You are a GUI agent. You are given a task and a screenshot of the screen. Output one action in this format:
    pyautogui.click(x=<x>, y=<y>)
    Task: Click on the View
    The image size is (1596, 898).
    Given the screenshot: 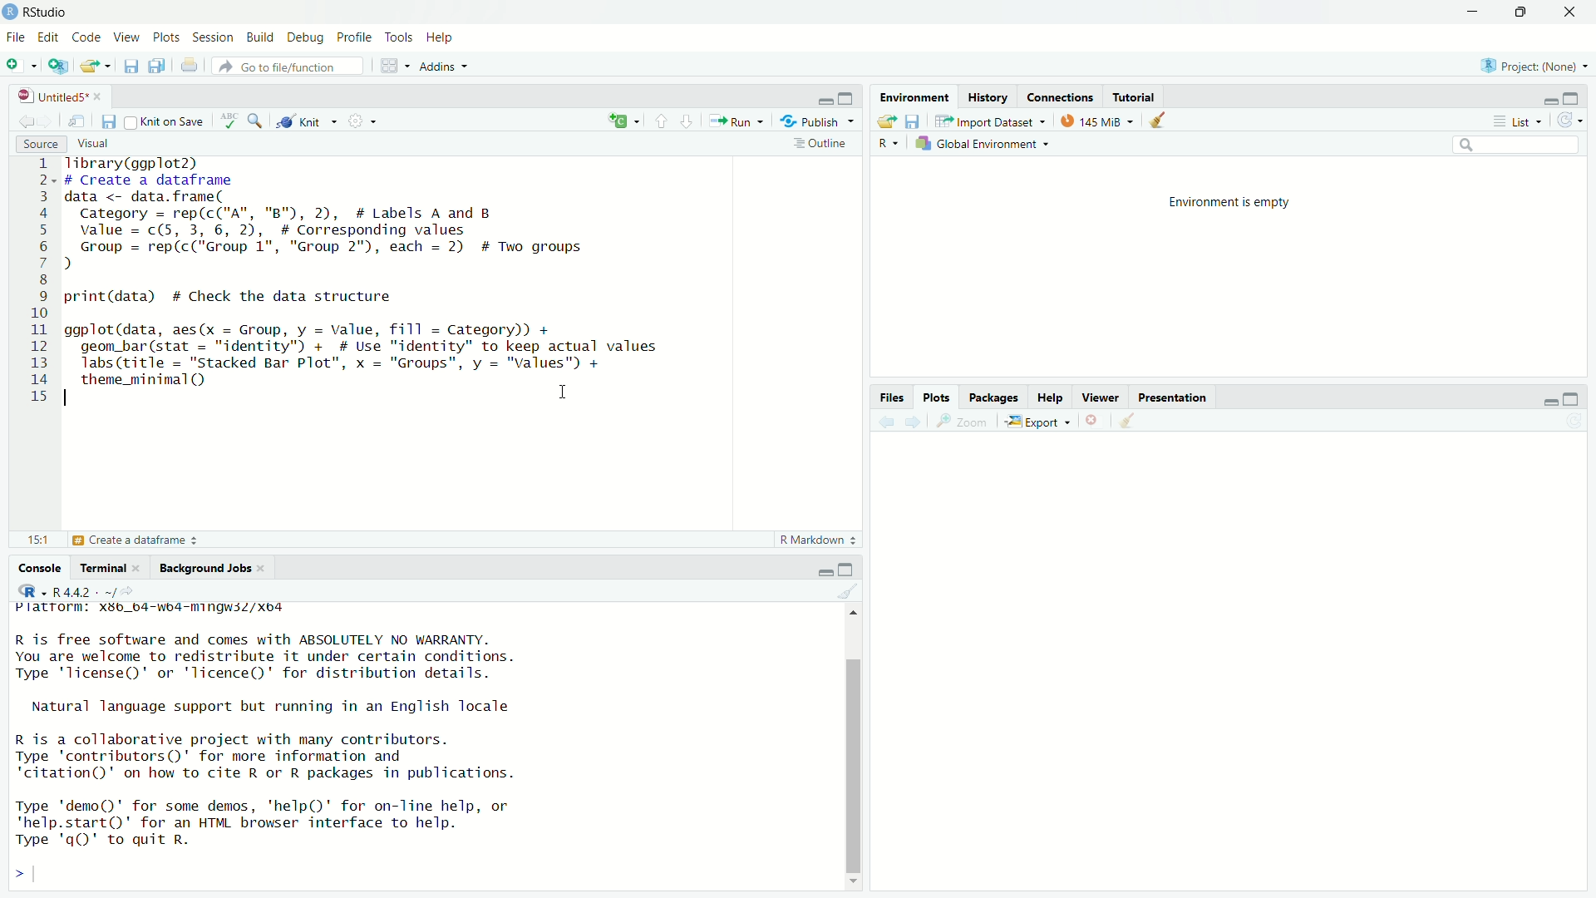 What is the action you would take?
    pyautogui.click(x=127, y=37)
    